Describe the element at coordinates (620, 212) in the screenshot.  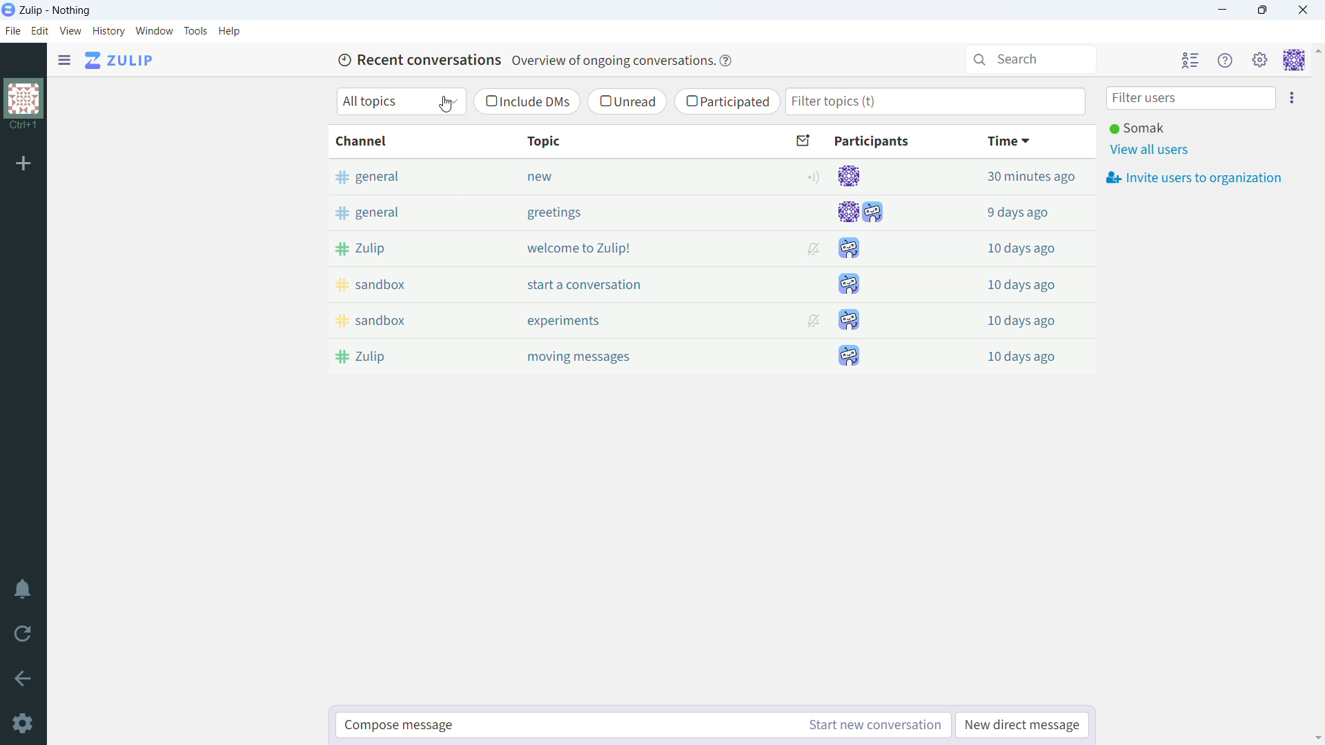
I see `greetings` at that location.